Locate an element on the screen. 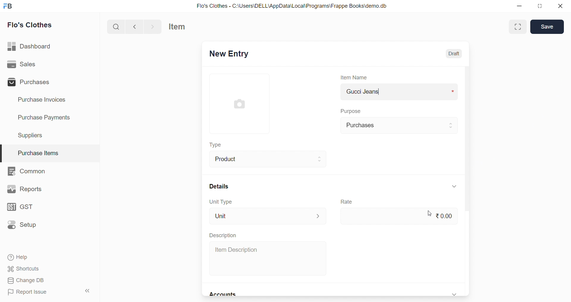 Image resolution: width=571 pixels, height=302 pixels. GST is located at coordinates (28, 208).